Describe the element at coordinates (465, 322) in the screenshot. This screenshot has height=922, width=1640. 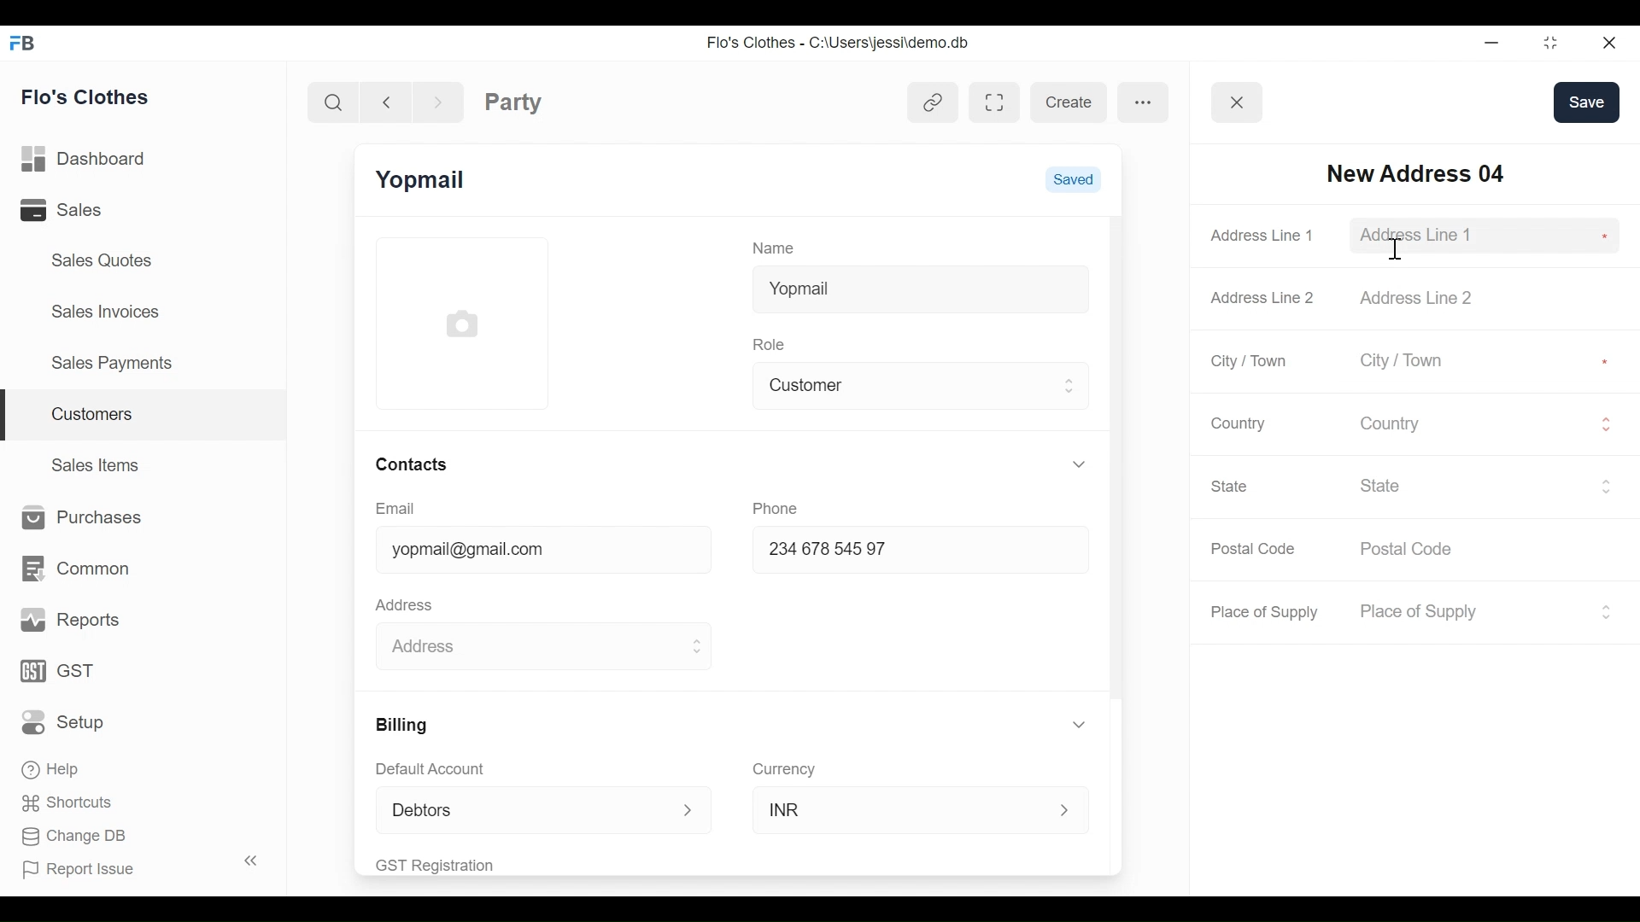
I see `Profile Picture` at that location.